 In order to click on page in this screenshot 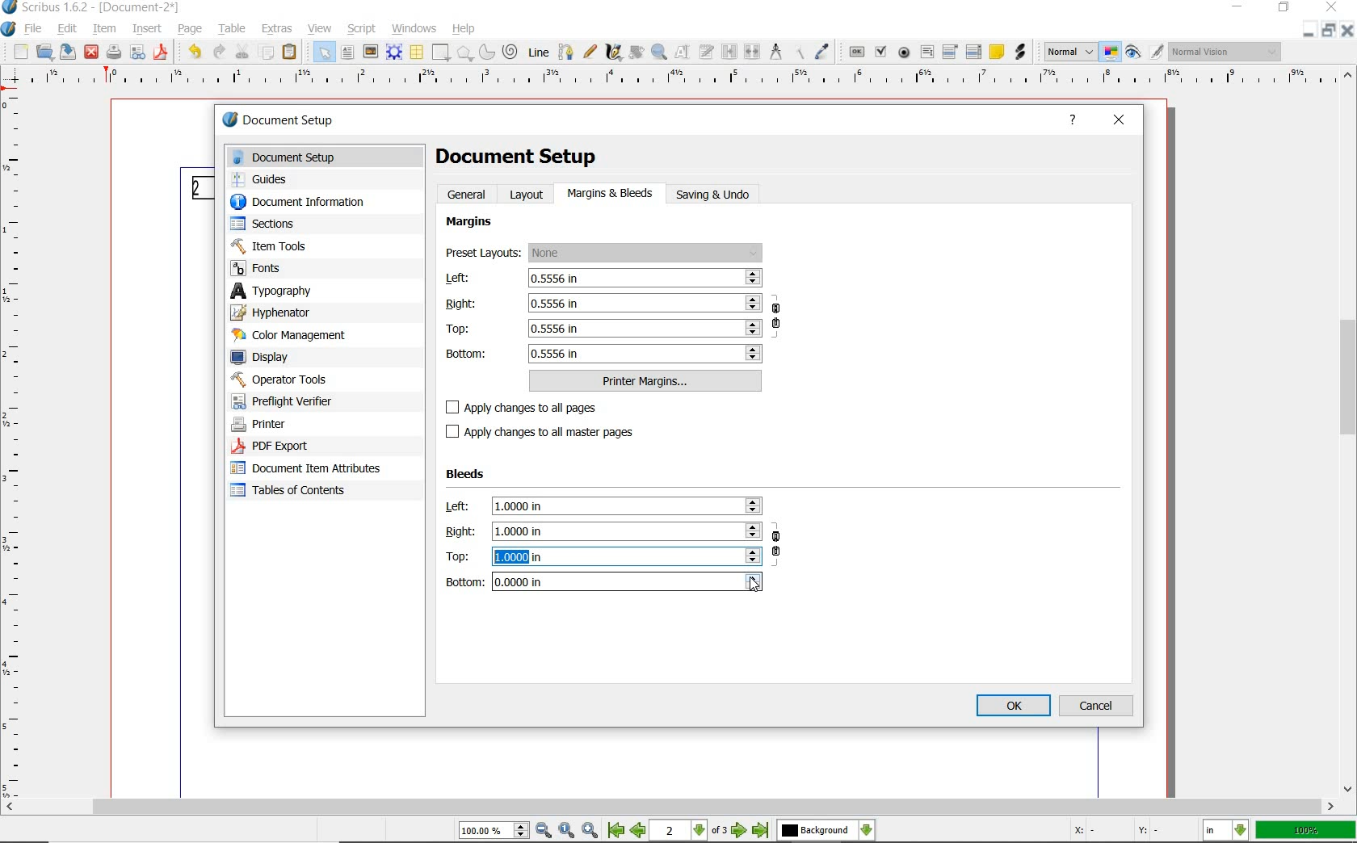, I will do `click(191, 30)`.